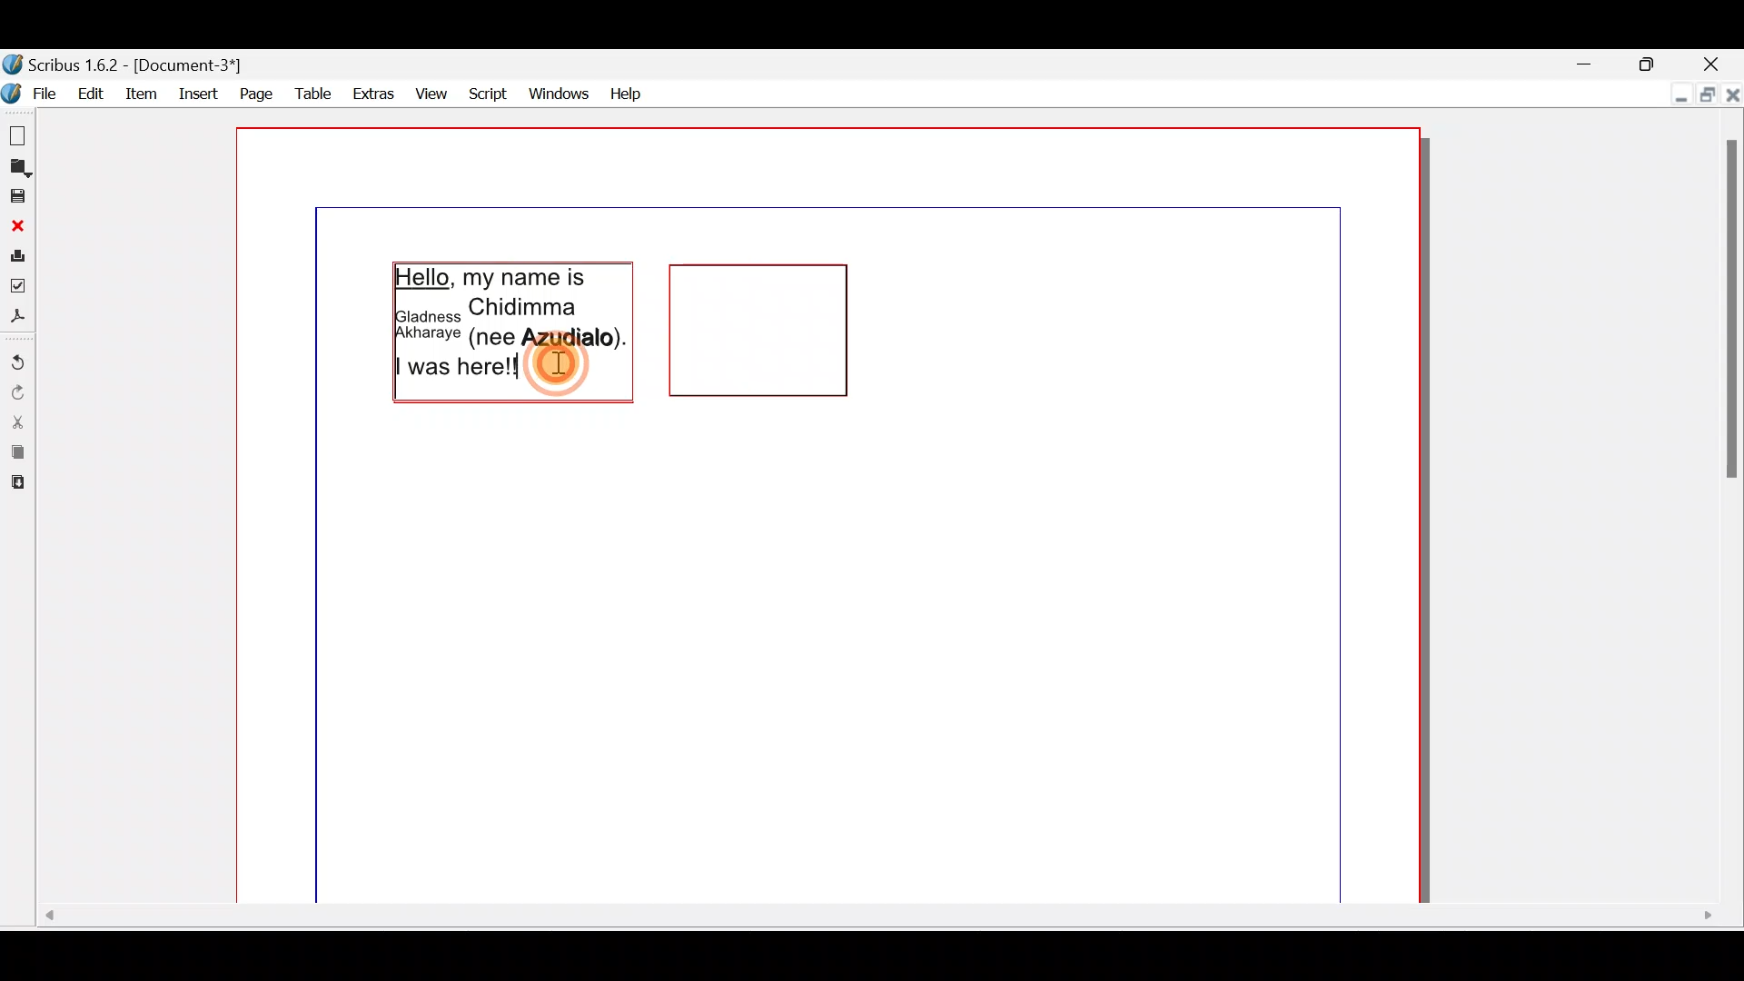 This screenshot has height=981, width=1744. I want to click on Scroll bar, so click(1727, 510).